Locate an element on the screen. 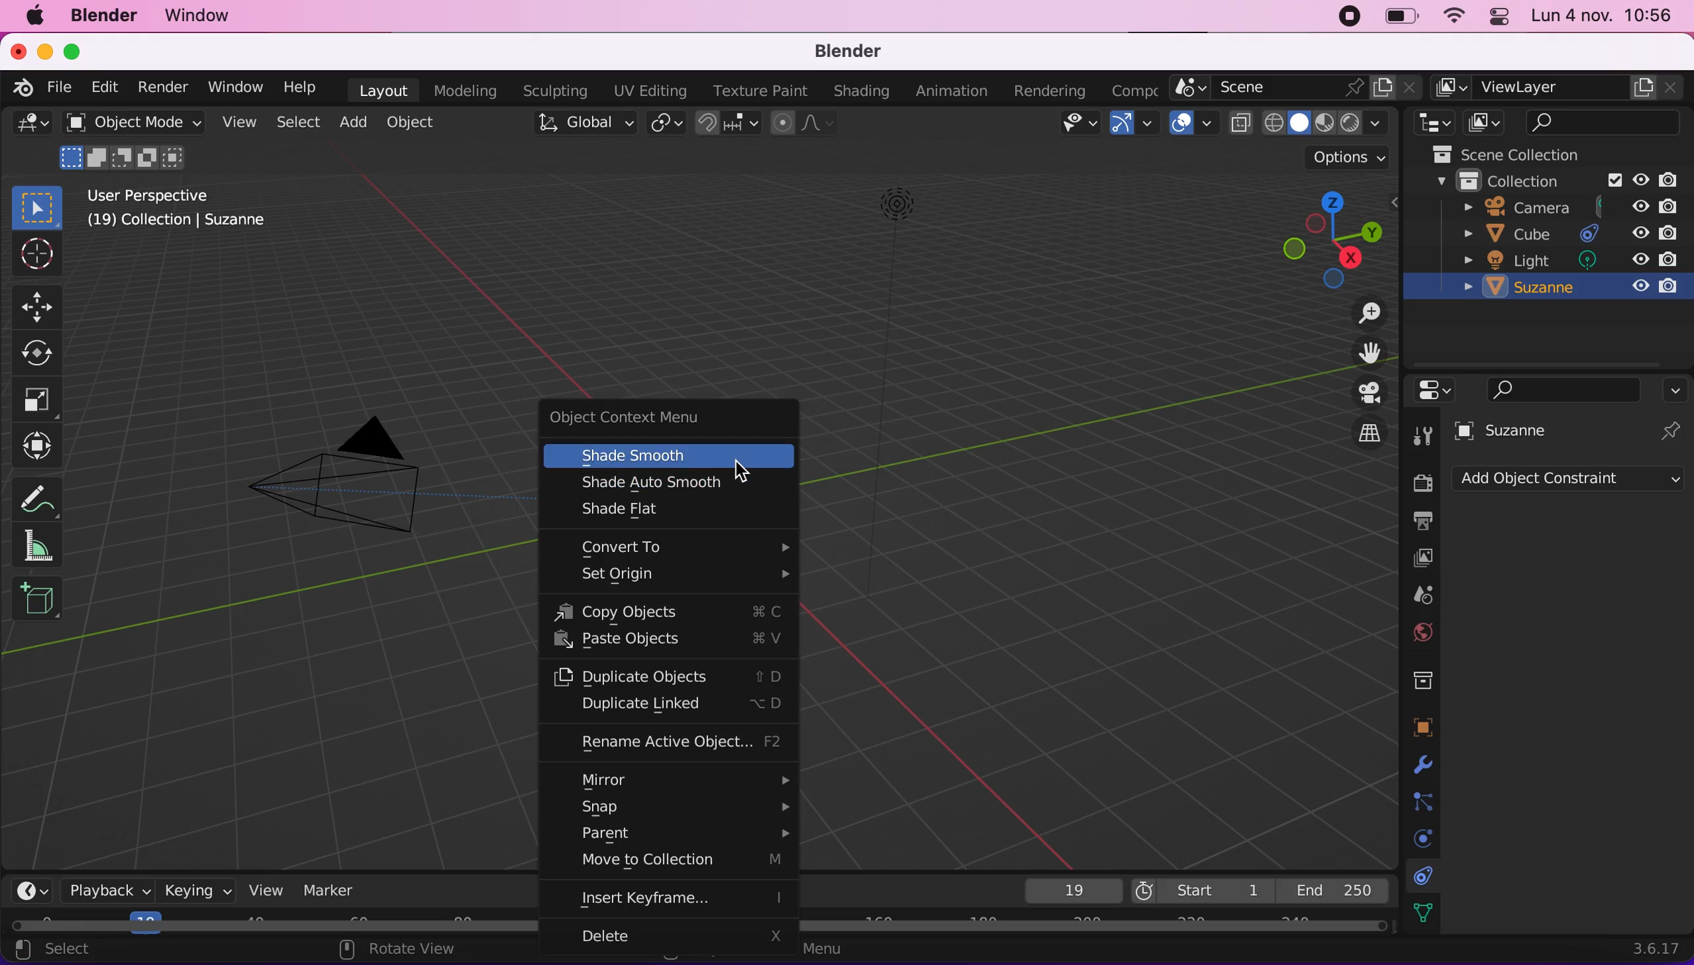 The width and height of the screenshot is (1694, 965). editor type is located at coordinates (32, 891).